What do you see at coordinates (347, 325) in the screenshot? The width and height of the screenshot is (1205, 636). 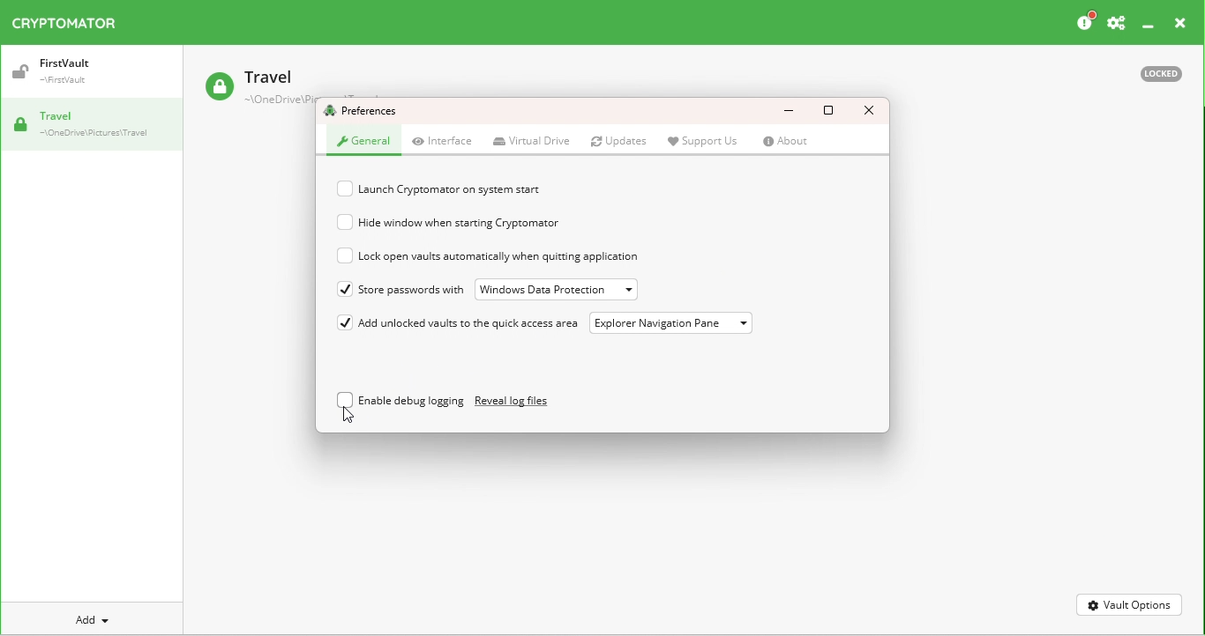 I see `checkbox` at bounding box center [347, 325].